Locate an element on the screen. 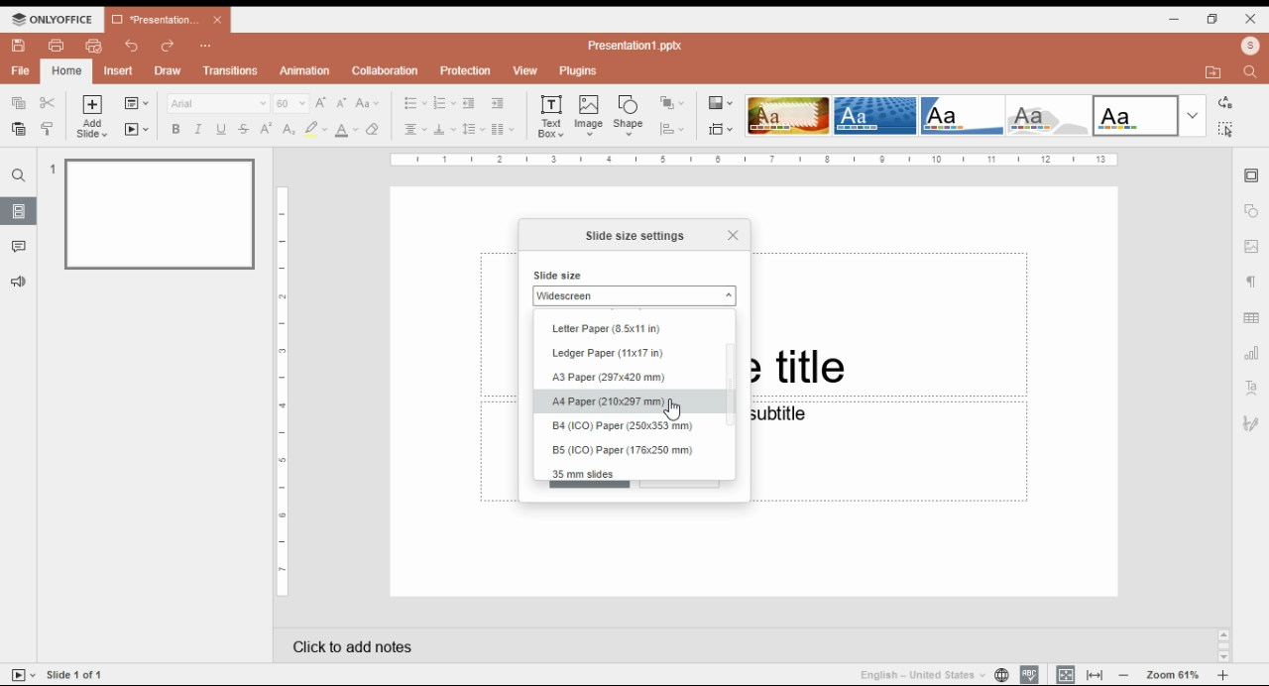 This screenshot has height=686, width=1269. fit to window is located at coordinates (1096, 674).